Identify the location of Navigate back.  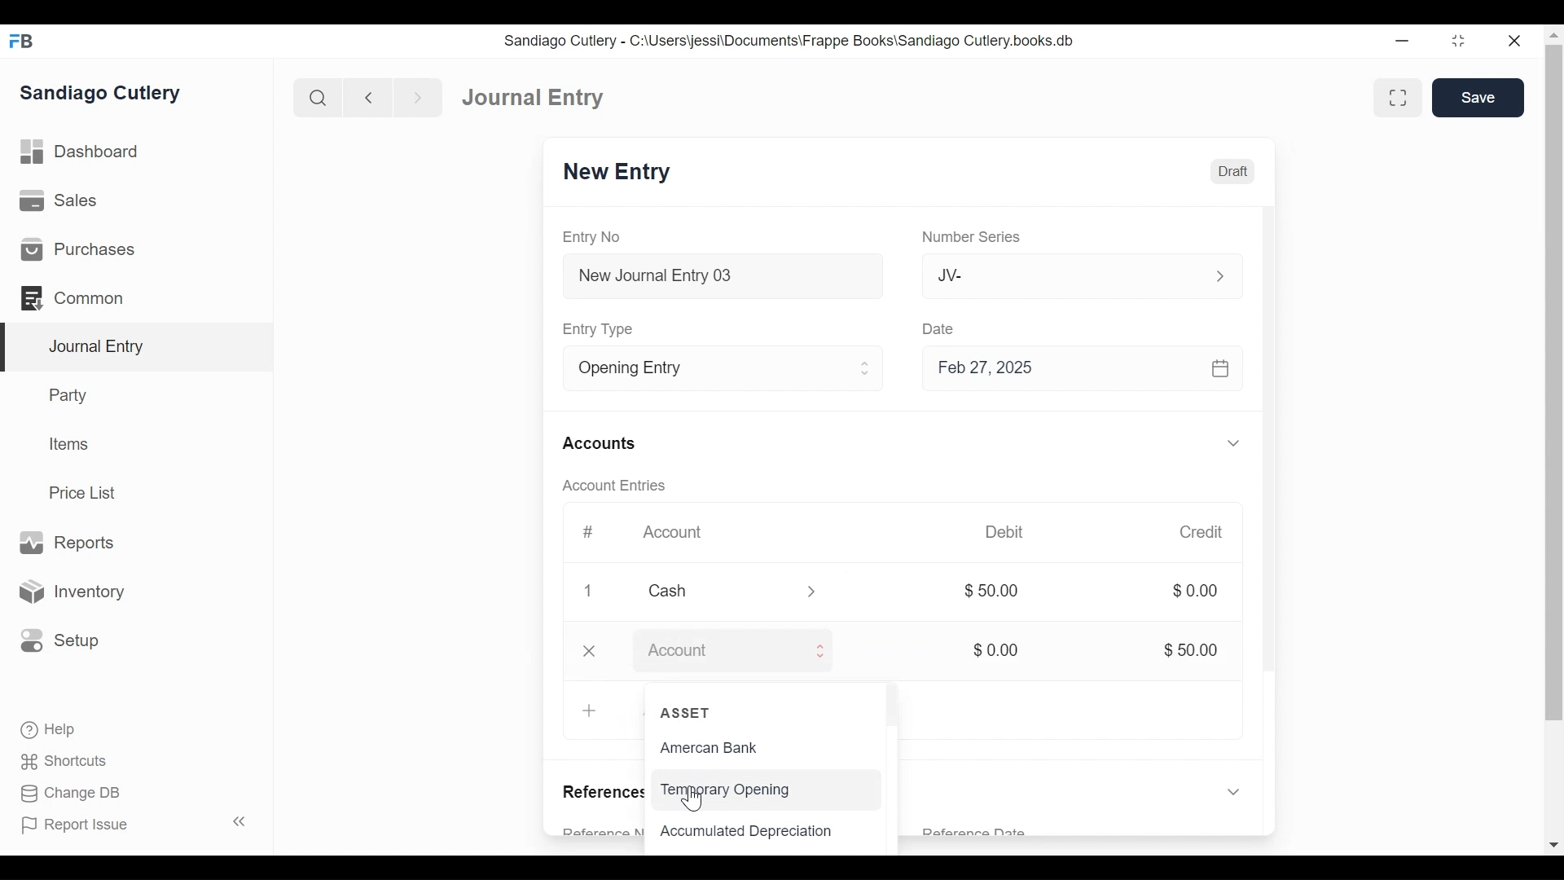
(367, 98).